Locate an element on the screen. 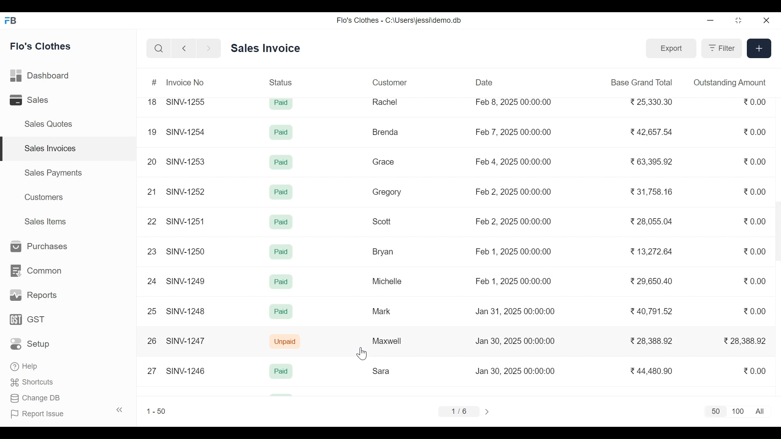  Dashboard is located at coordinates (41, 76).